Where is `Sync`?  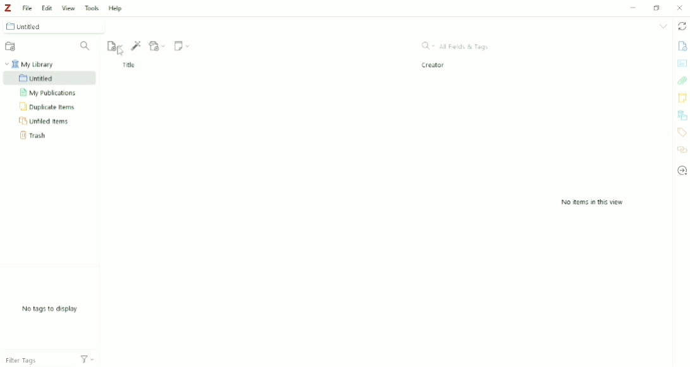
Sync is located at coordinates (681, 26).